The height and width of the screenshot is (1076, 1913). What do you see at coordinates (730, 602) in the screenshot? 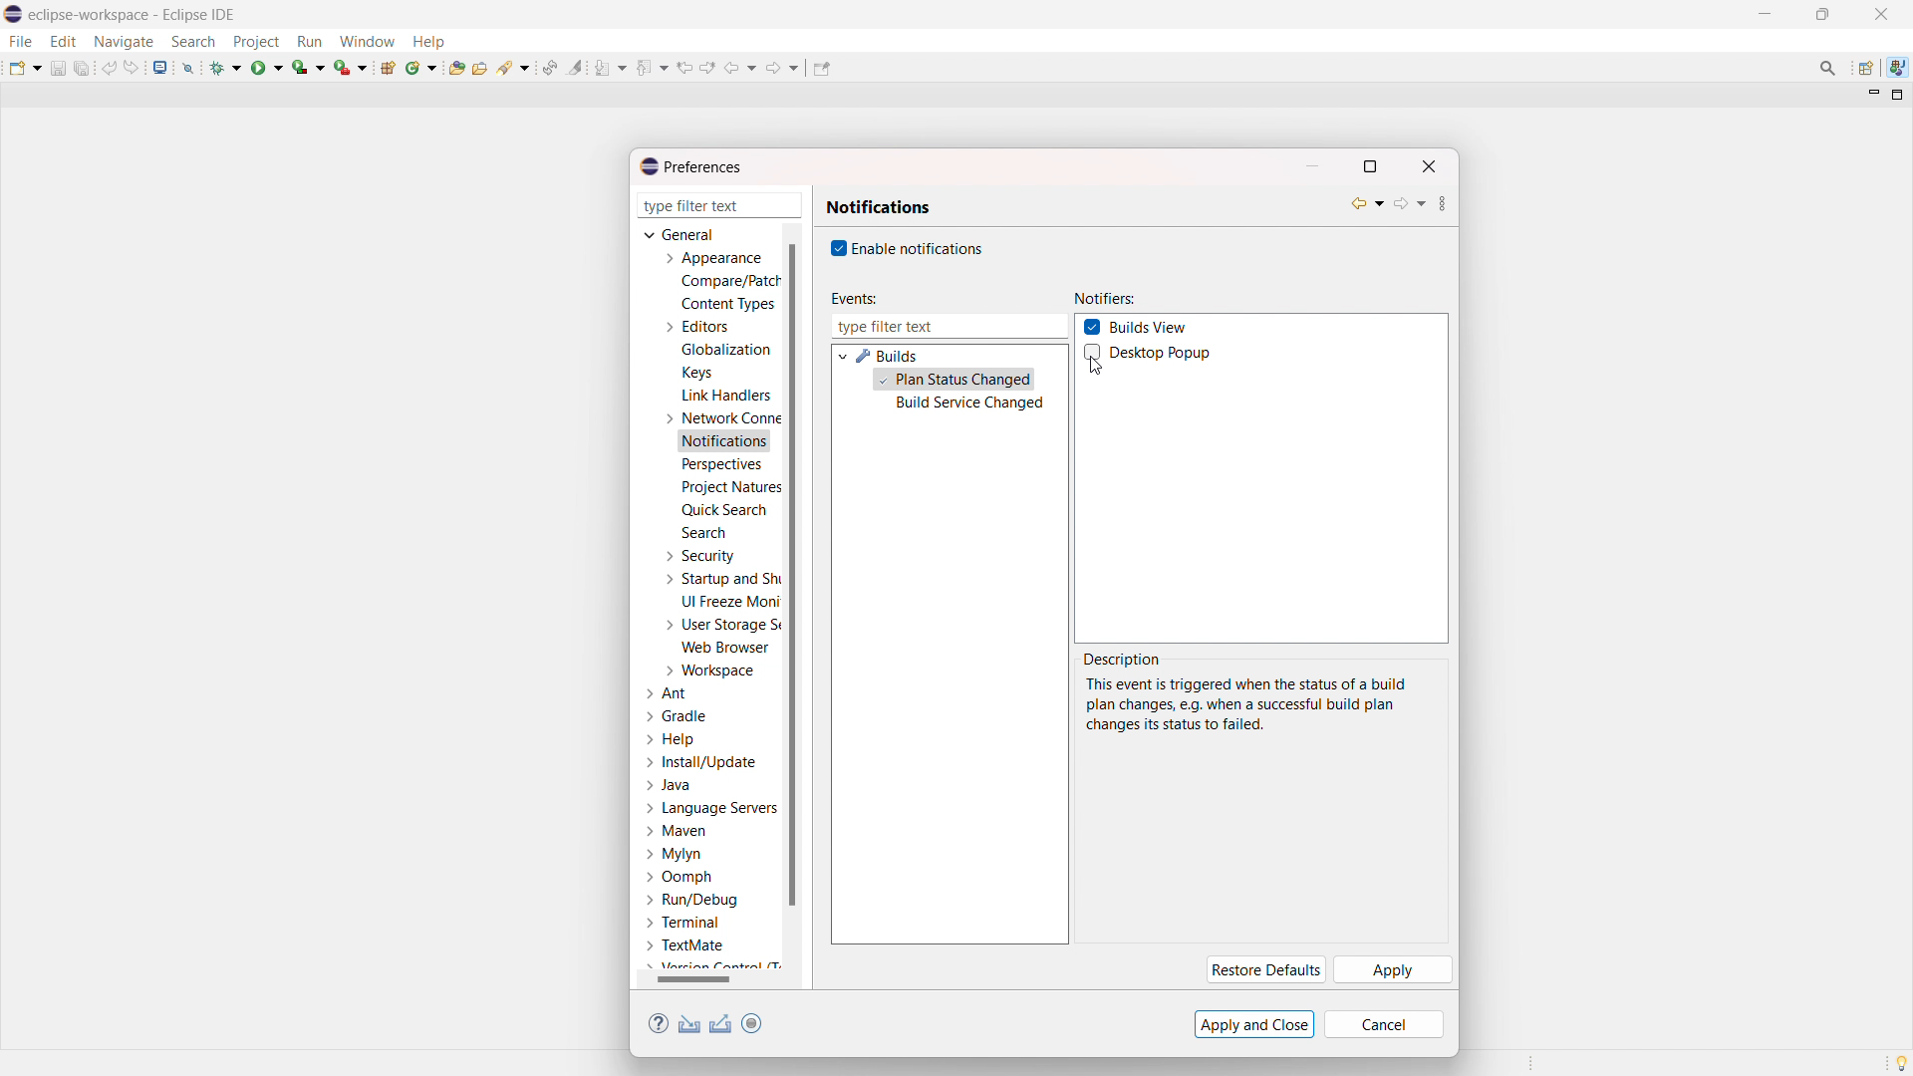
I see `UI freeze monitoring` at bounding box center [730, 602].